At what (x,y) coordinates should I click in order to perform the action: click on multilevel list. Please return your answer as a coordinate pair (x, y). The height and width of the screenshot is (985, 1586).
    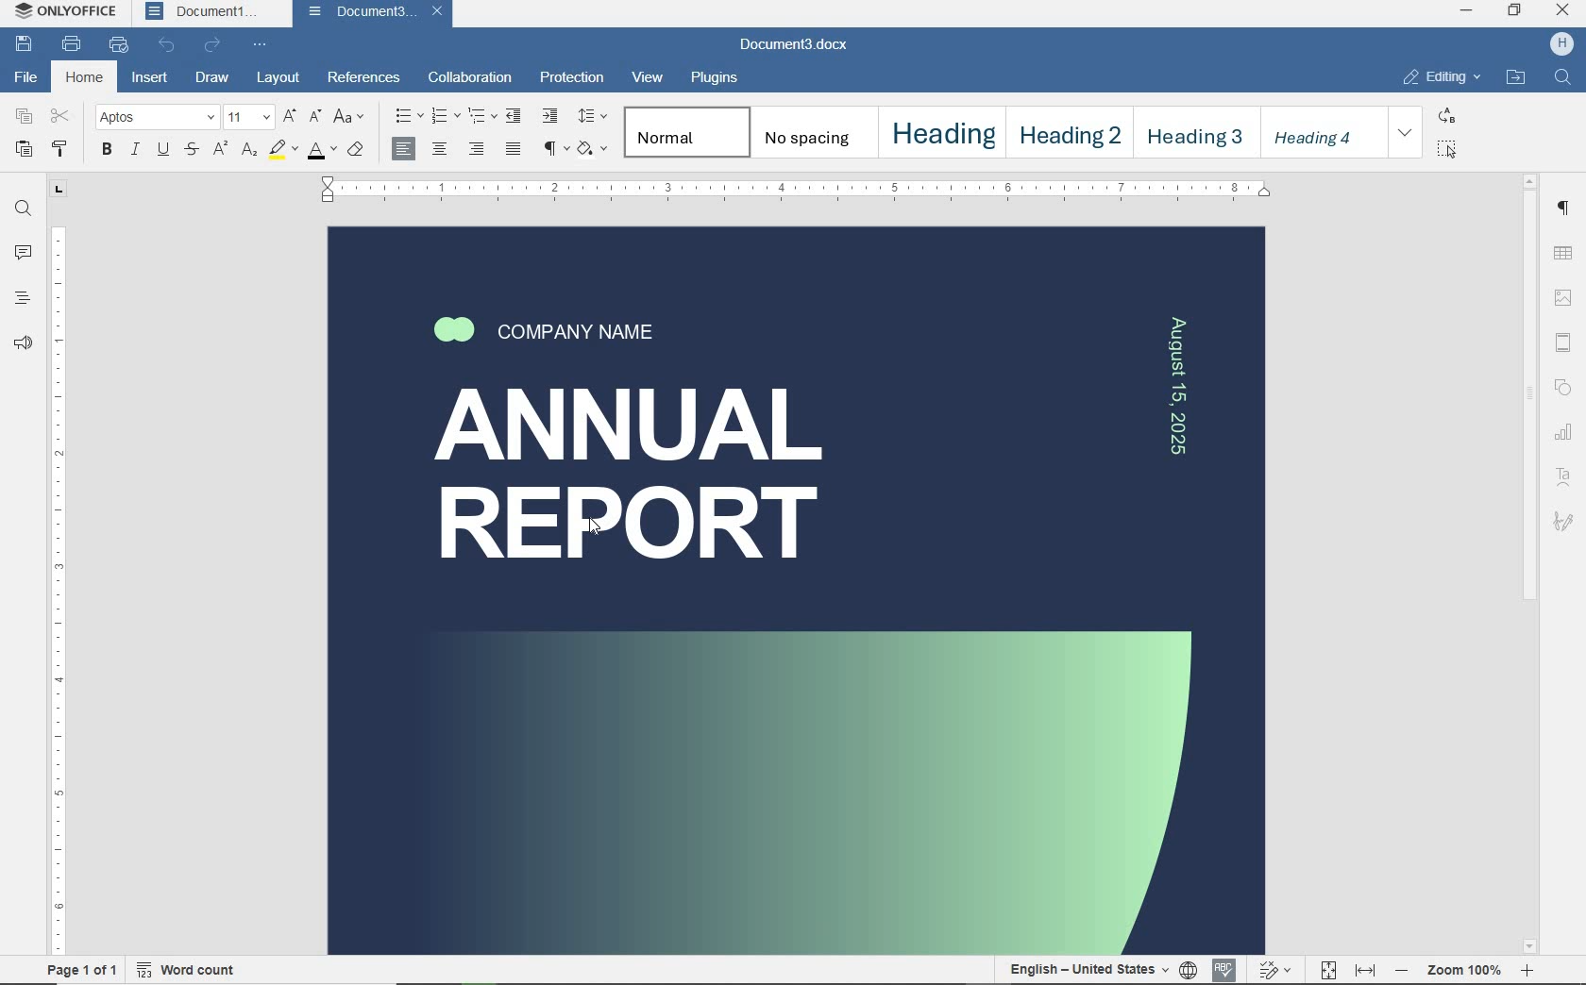
    Looking at the image, I should click on (482, 117).